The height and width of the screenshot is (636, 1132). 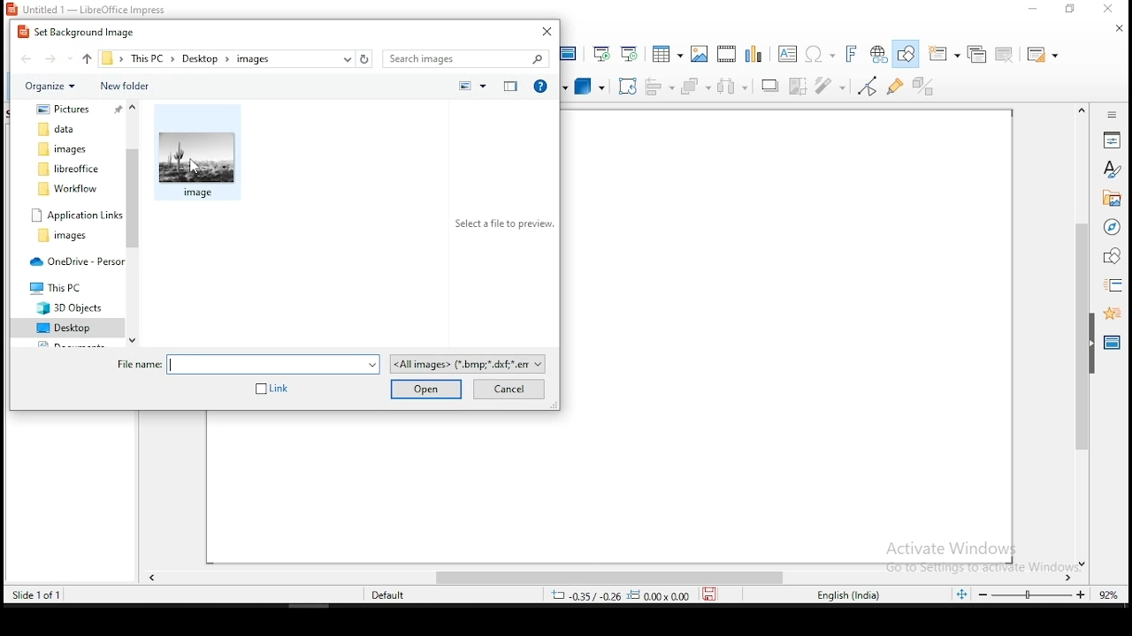 I want to click on Folders, so click(x=68, y=160).